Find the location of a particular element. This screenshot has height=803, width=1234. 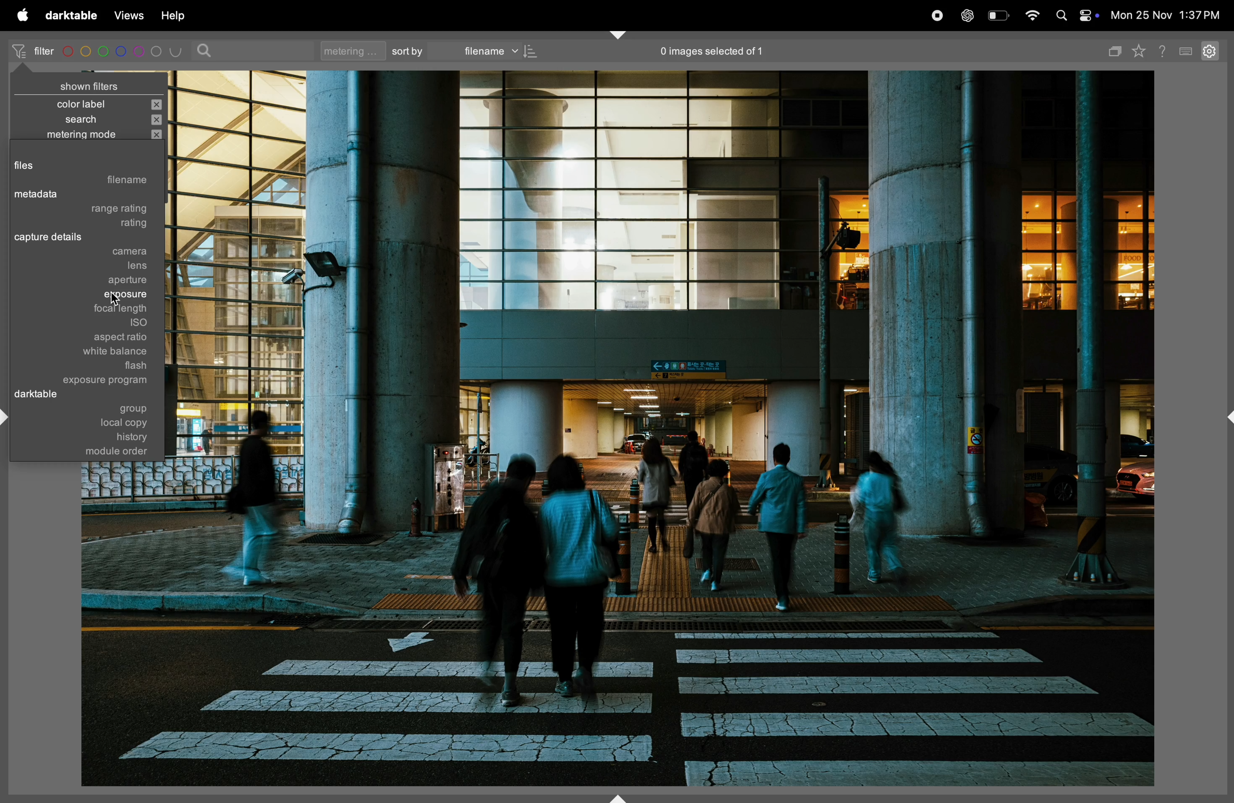

rating is located at coordinates (93, 225).